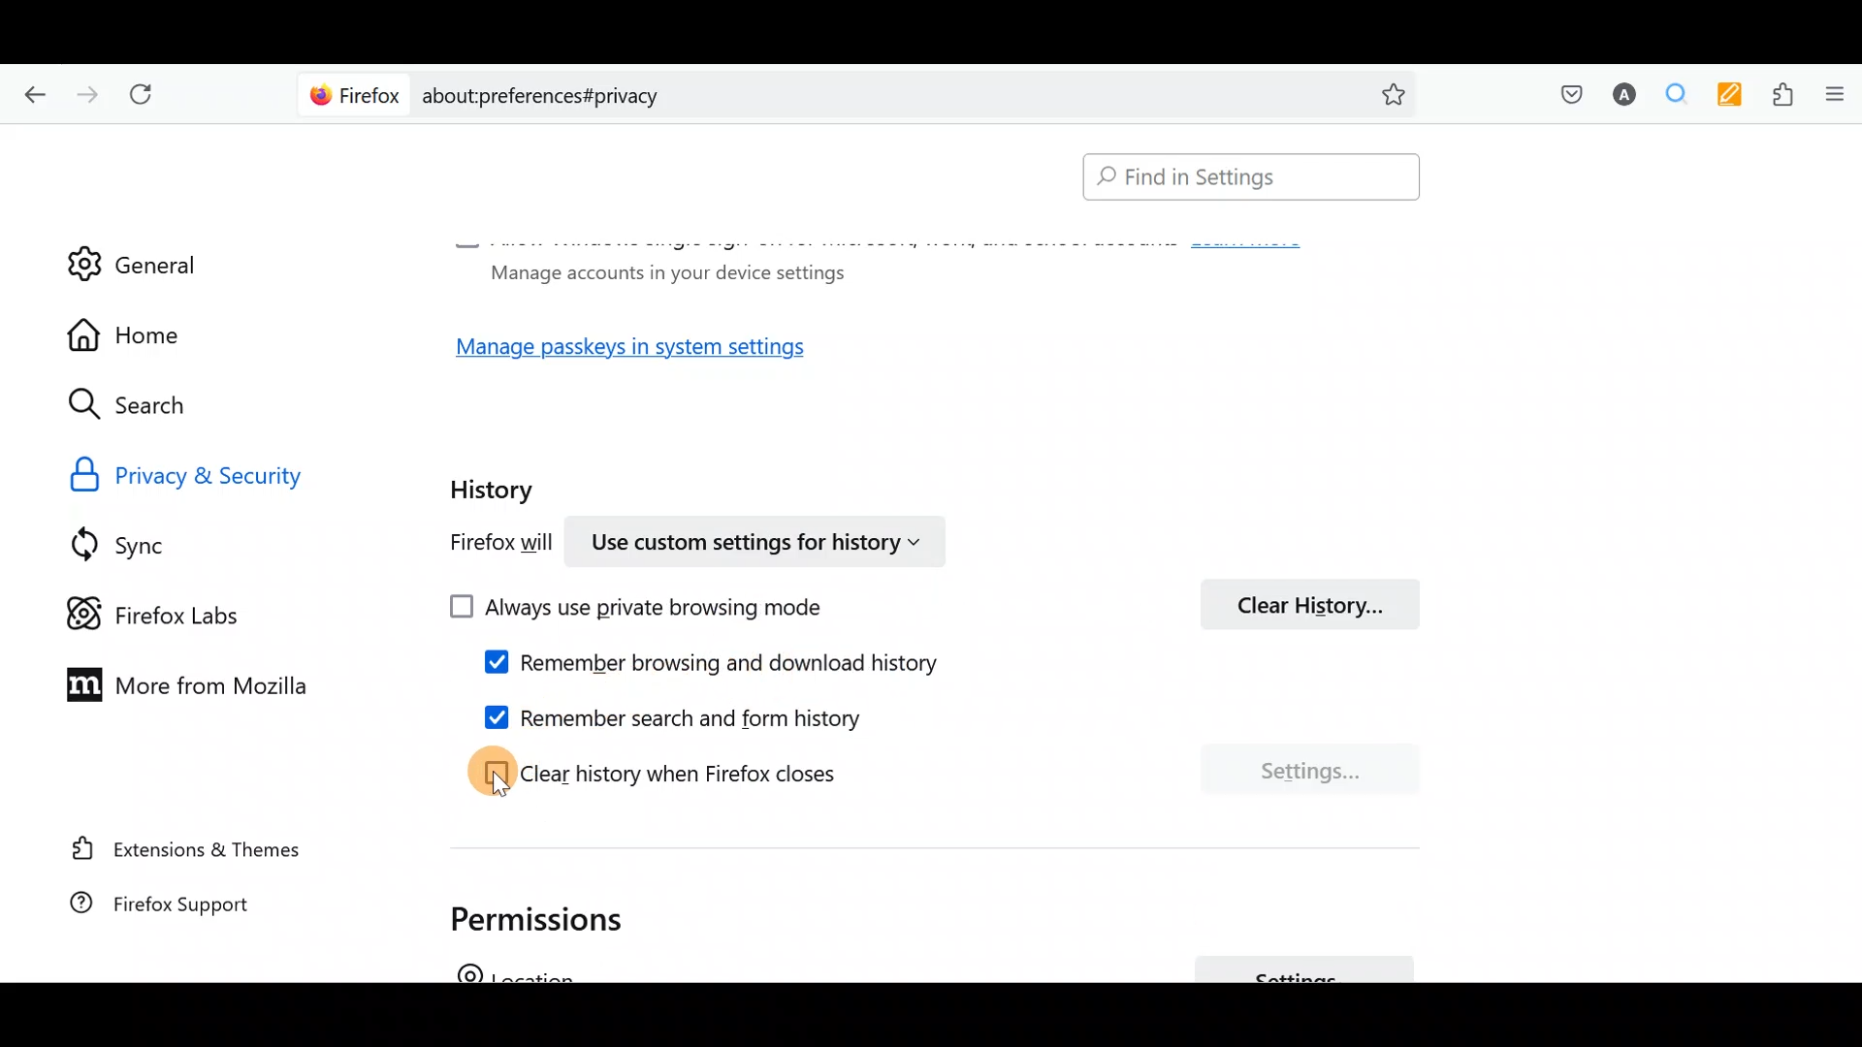 This screenshot has height=1047, width=1862. I want to click on Go forward one page, so click(85, 89).